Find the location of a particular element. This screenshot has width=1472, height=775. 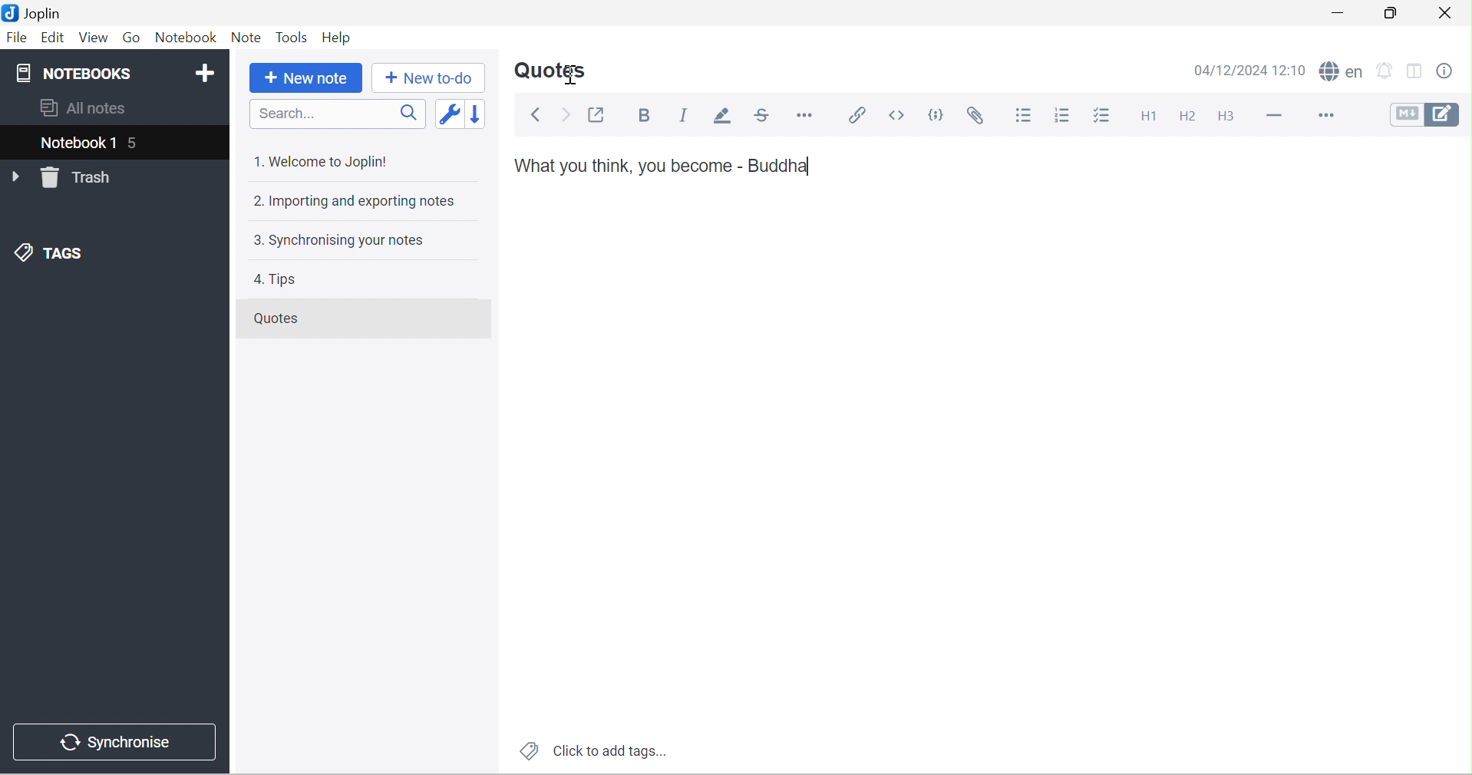

Search is located at coordinates (339, 115).